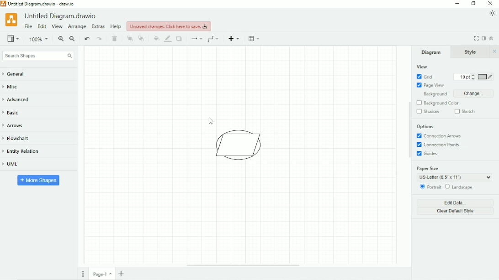 The image size is (499, 280). What do you see at coordinates (429, 154) in the screenshot?
I see `Guides` at bounding box center [429, 154].